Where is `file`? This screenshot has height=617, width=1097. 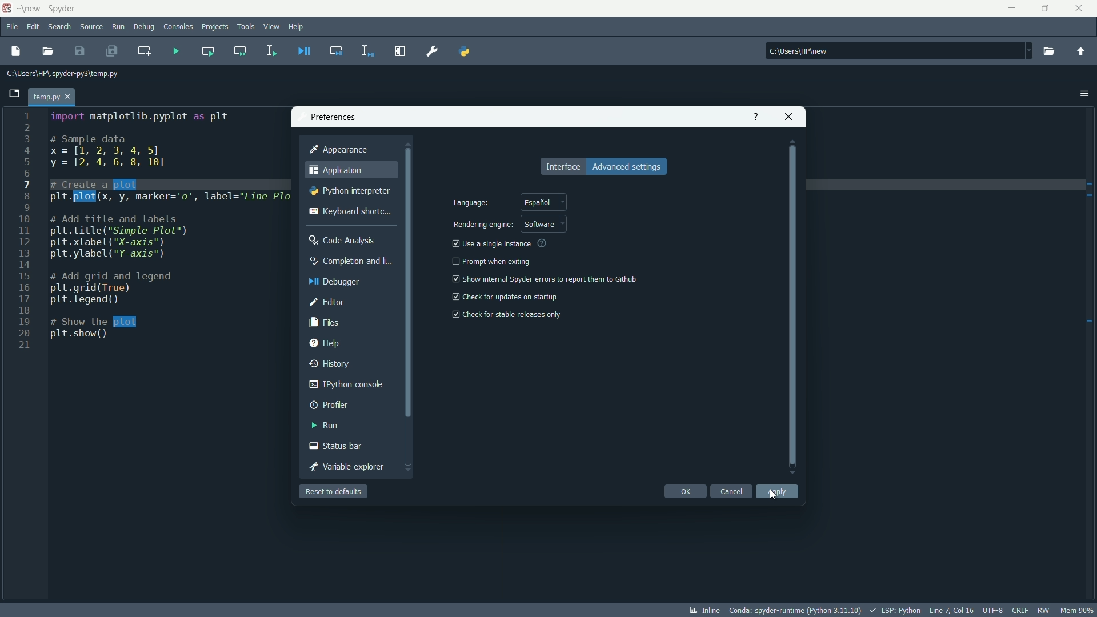
file is located at coordinates (12, 28).